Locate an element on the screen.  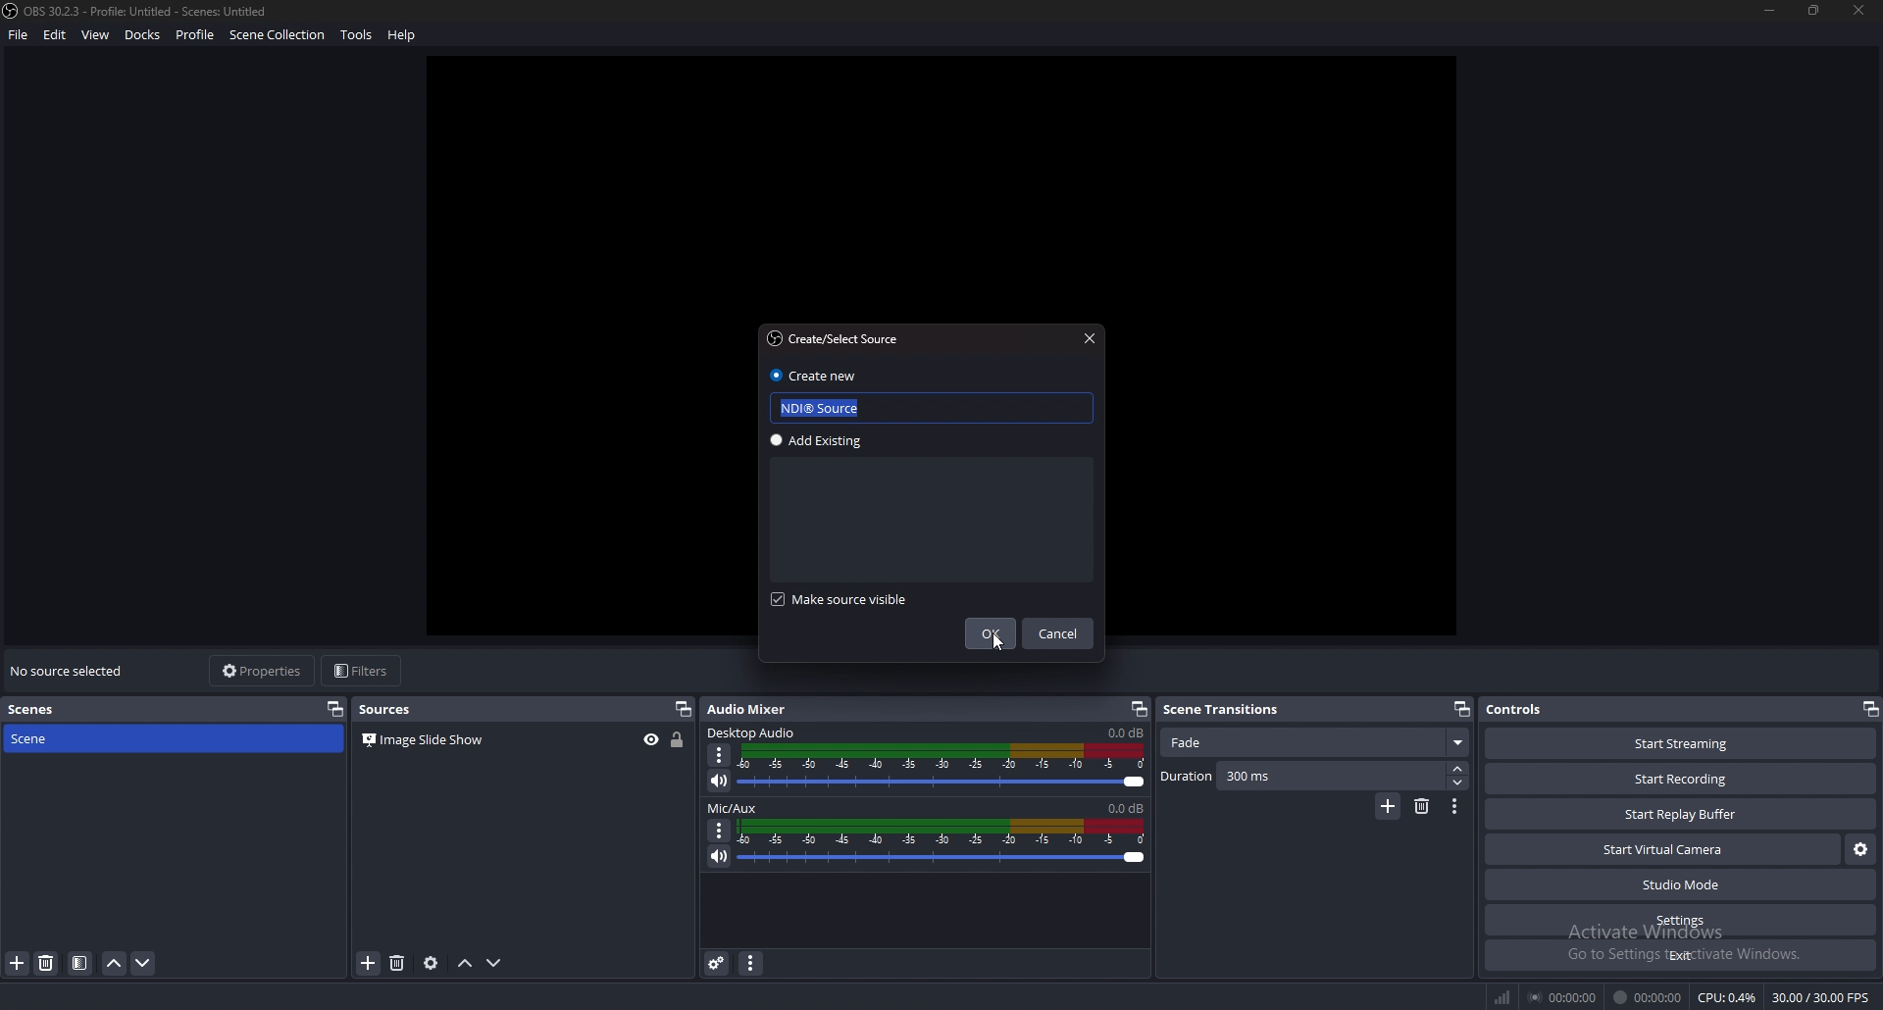
move source up is located at coordinates (466, 964).